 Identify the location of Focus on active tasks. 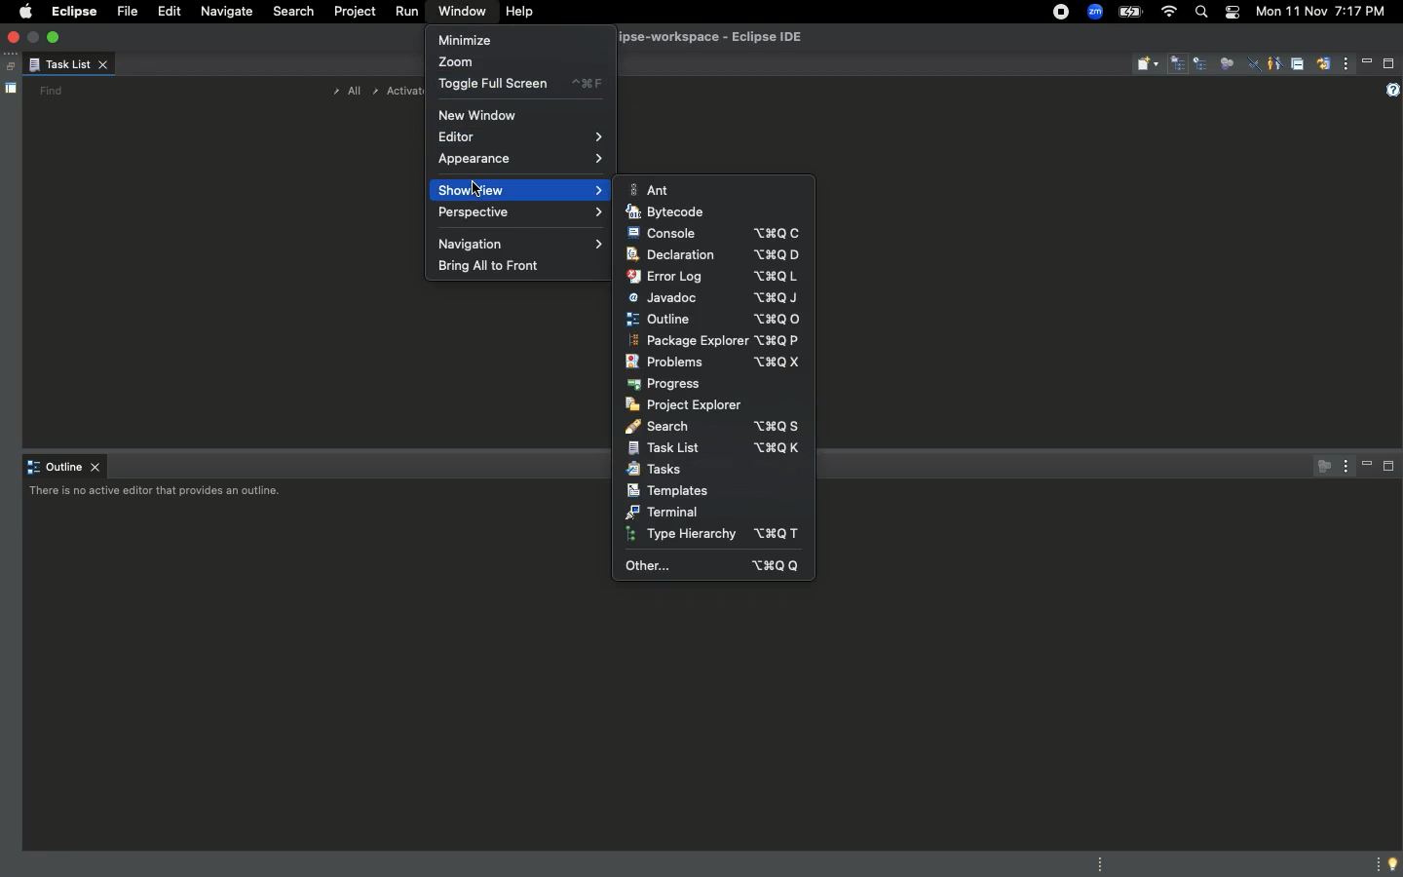
(1319, 466).